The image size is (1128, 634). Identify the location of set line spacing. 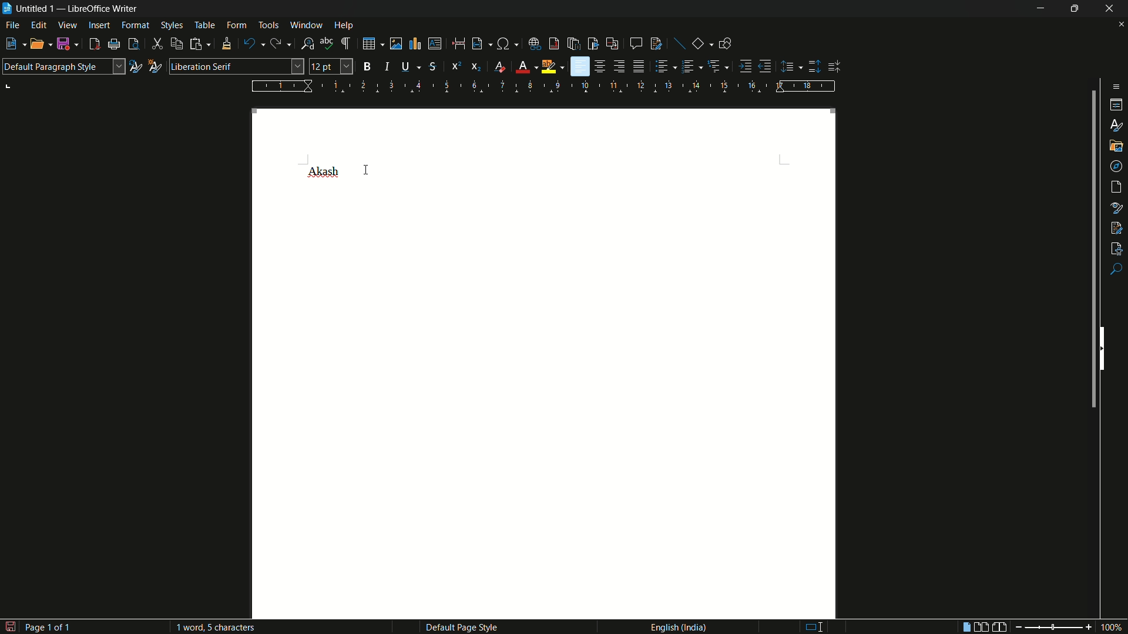
(789, 67).